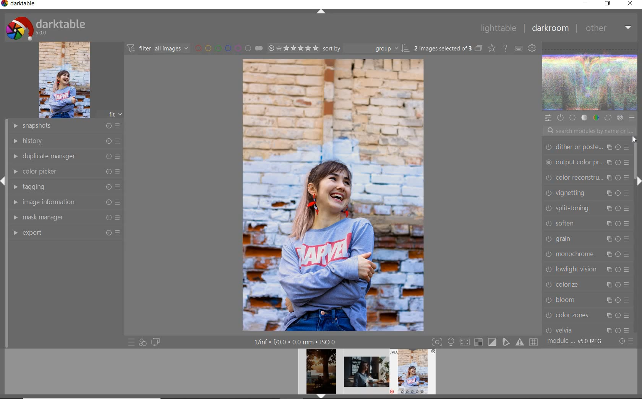 Image resolution: width=642 pixels, height=399 pixels. I want to click on export, so click(66, 232).